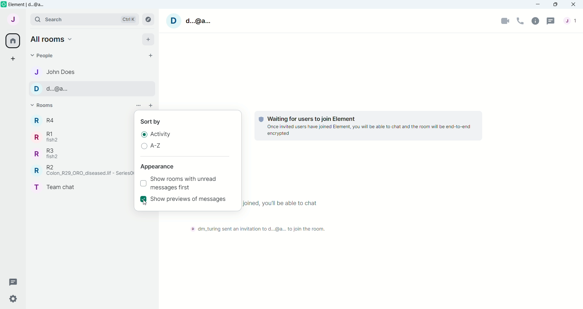 The width and height of the screenshot is (583, 309). I want to click on Start chat, so click(150, 55).